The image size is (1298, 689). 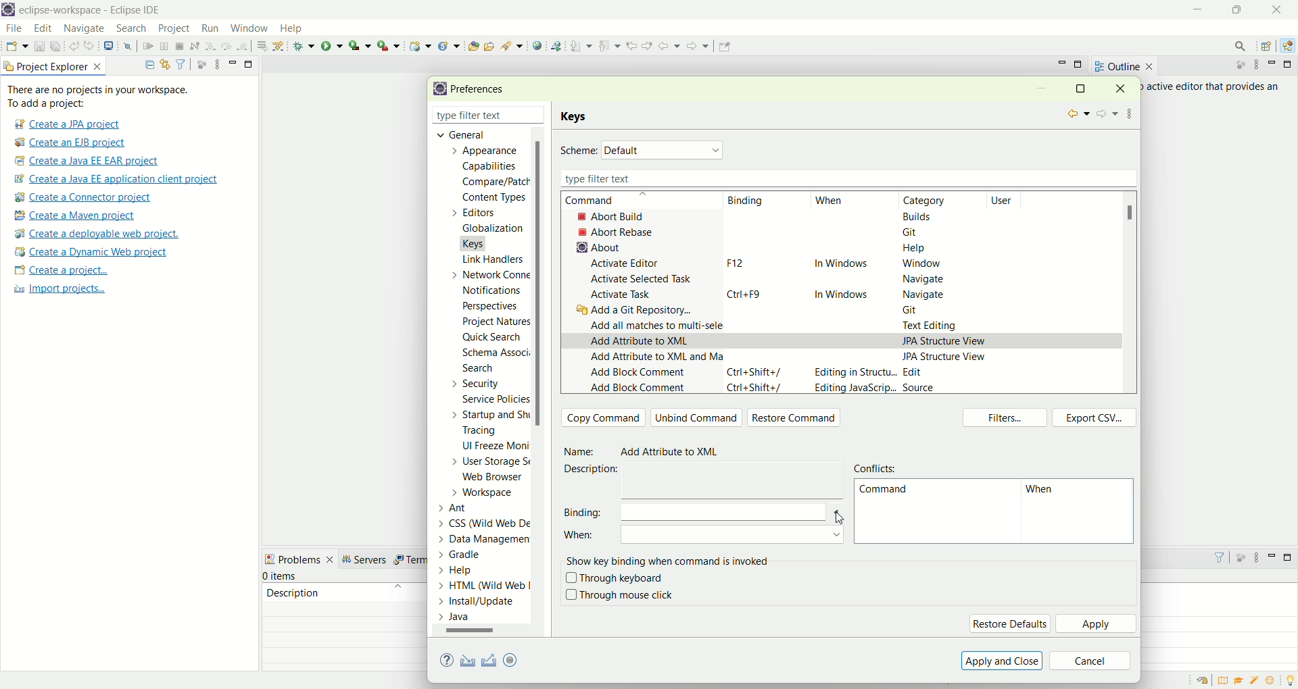 I want to click on open type, so click(x=473, y=45).